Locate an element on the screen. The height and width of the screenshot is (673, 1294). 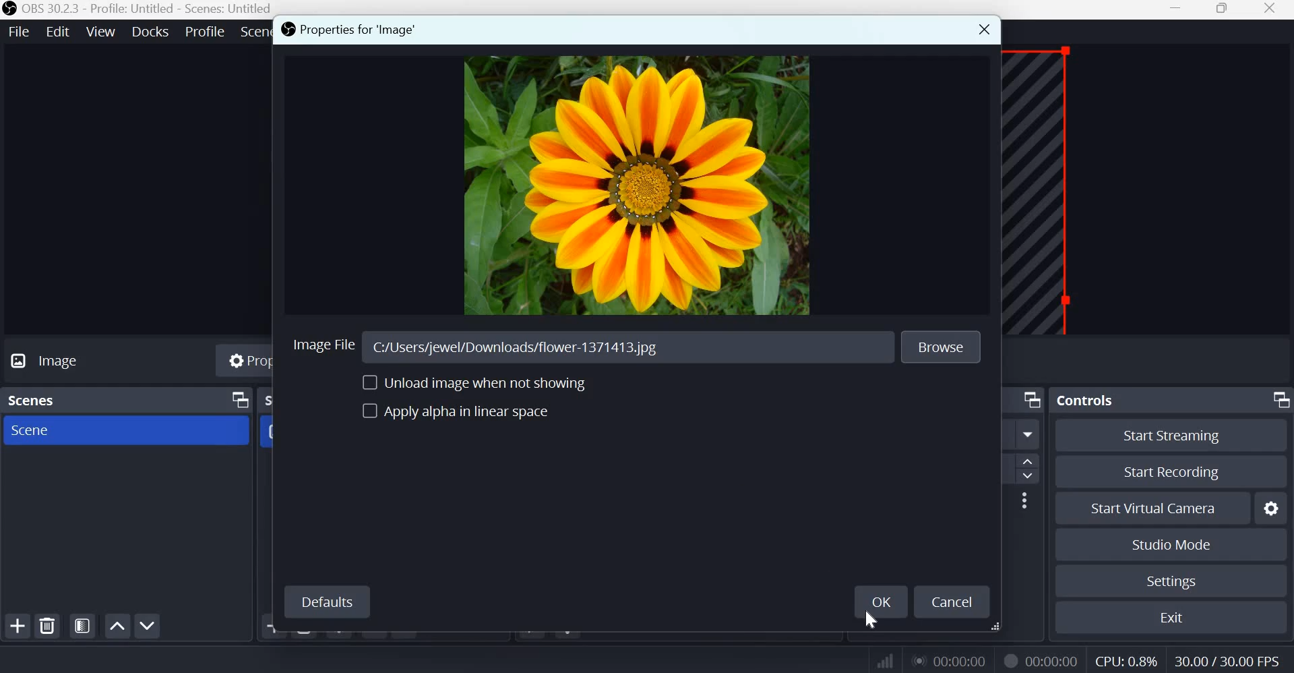
Recording Status Icon is located at coordinates (1010, 660).